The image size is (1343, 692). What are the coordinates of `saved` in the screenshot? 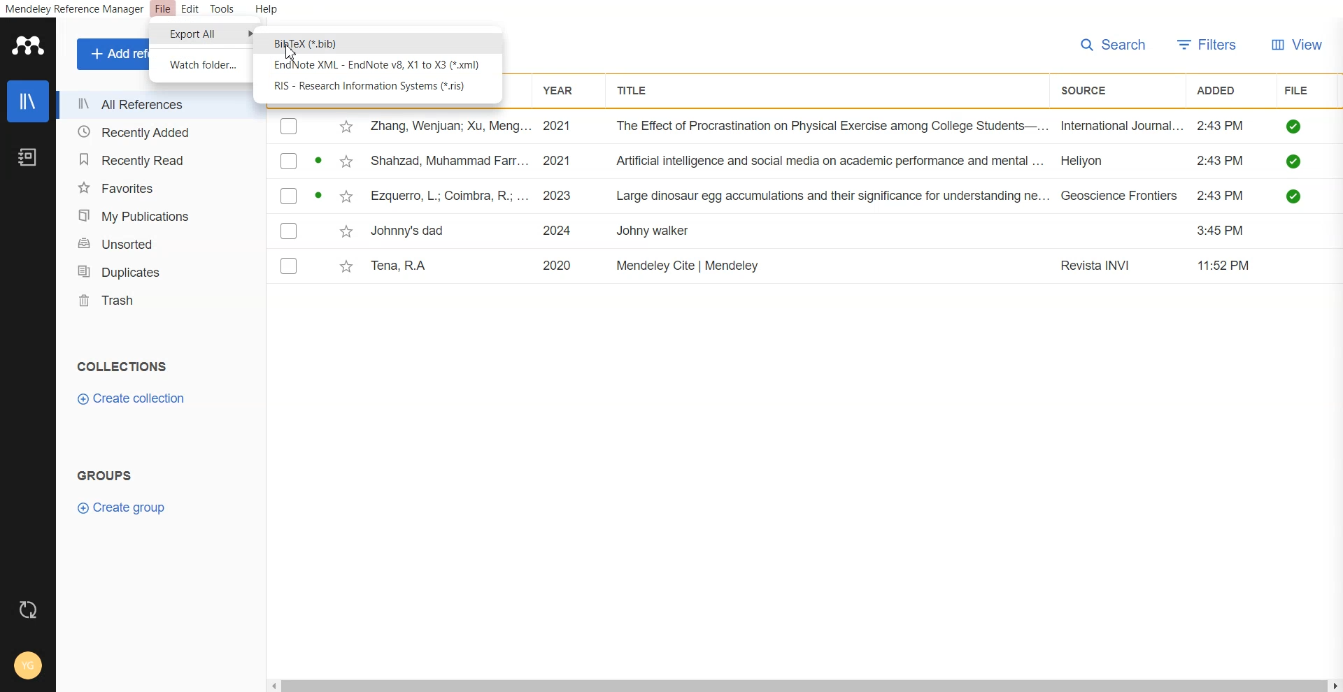 It's located at (1295, 161).